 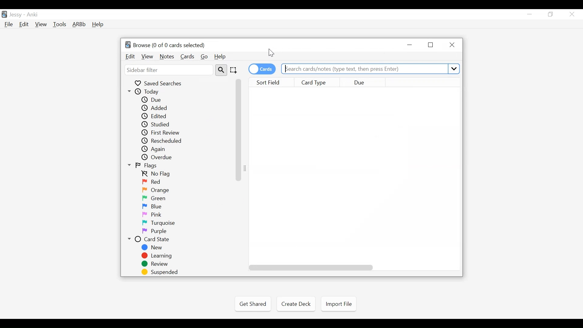 I want to click on Horizontal Scroll bar, so click(x=239, y=129).